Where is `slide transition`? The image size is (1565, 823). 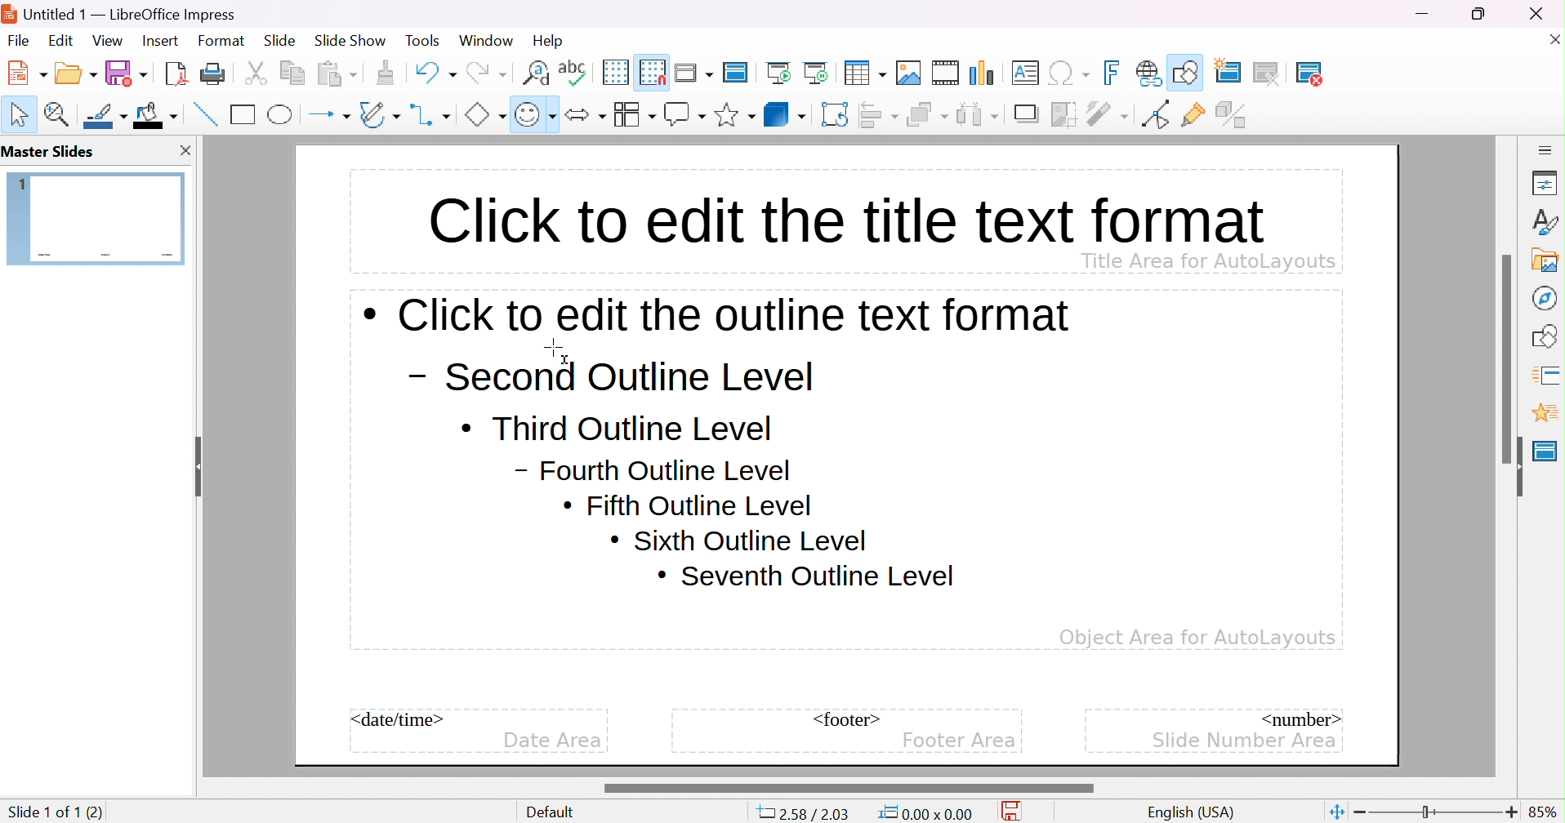
slide transition is located at coordinates (1549, 373).